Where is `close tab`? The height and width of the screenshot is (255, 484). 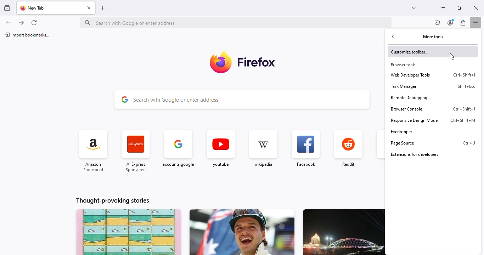
close tab is located at coordinates (89, 7).